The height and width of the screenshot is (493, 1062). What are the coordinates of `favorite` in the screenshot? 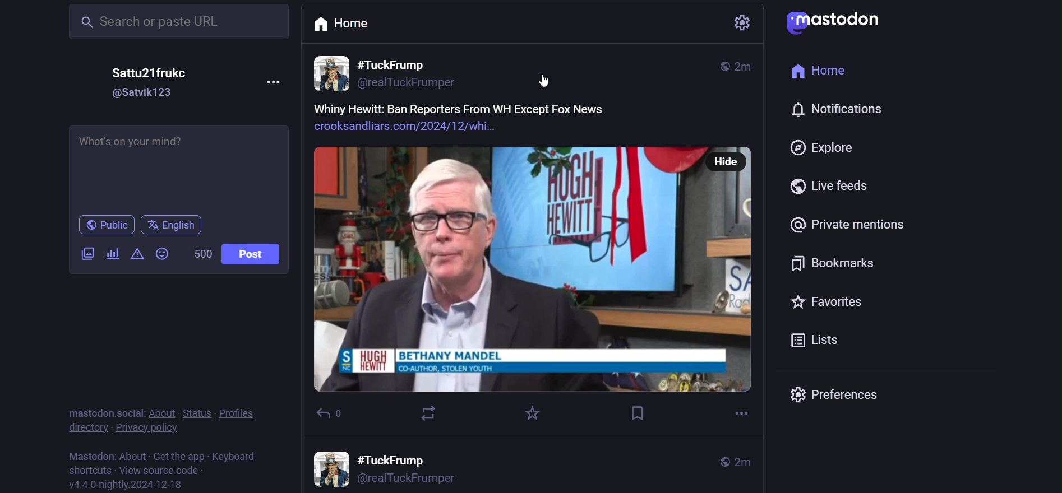 It's located at (530, 413).